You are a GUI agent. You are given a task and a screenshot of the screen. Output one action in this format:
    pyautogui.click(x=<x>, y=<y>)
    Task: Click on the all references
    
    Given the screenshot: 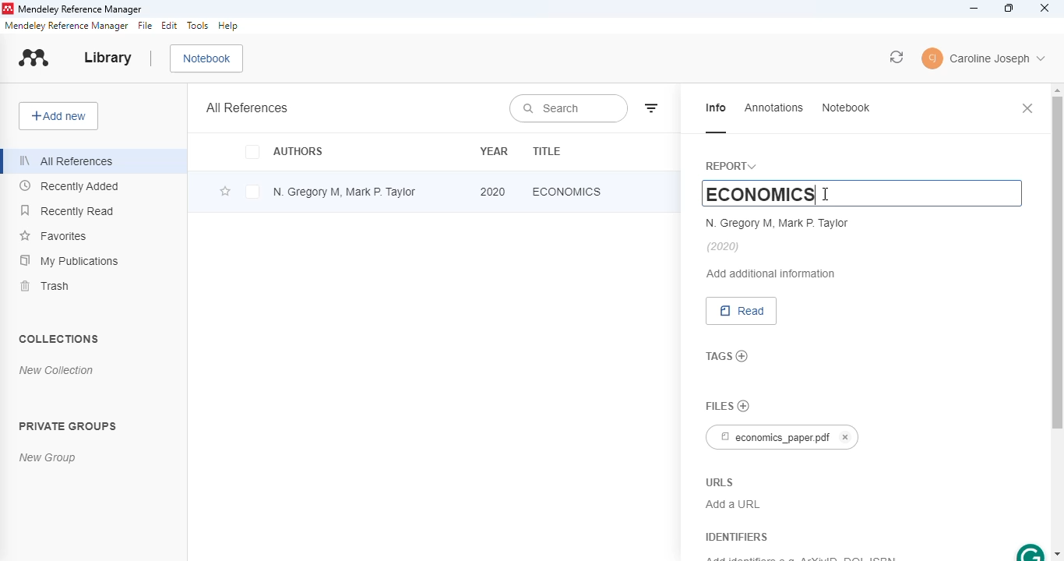 What is the action you would take?
    pyautogui.click(x=247, y=107)
    